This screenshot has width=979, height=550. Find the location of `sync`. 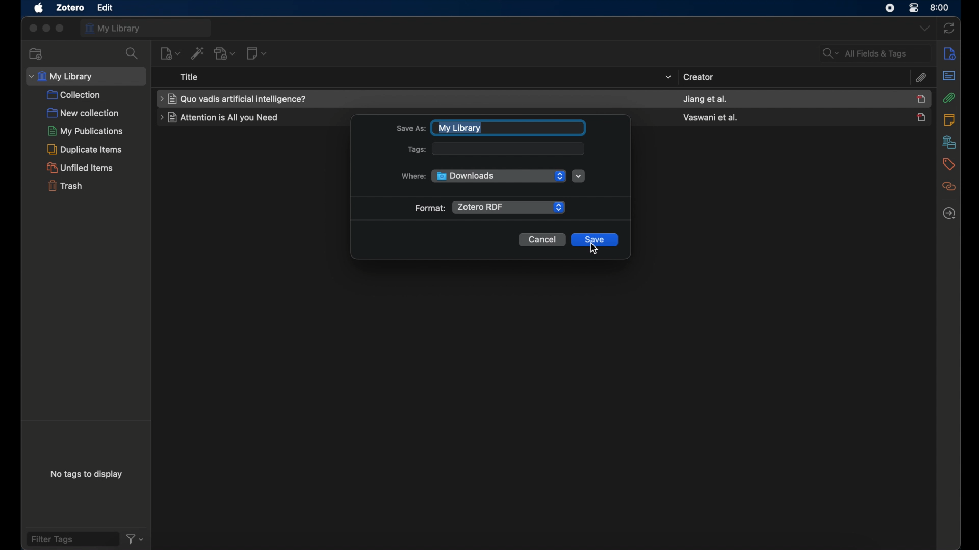

sync is located at coordinates (949, 27).